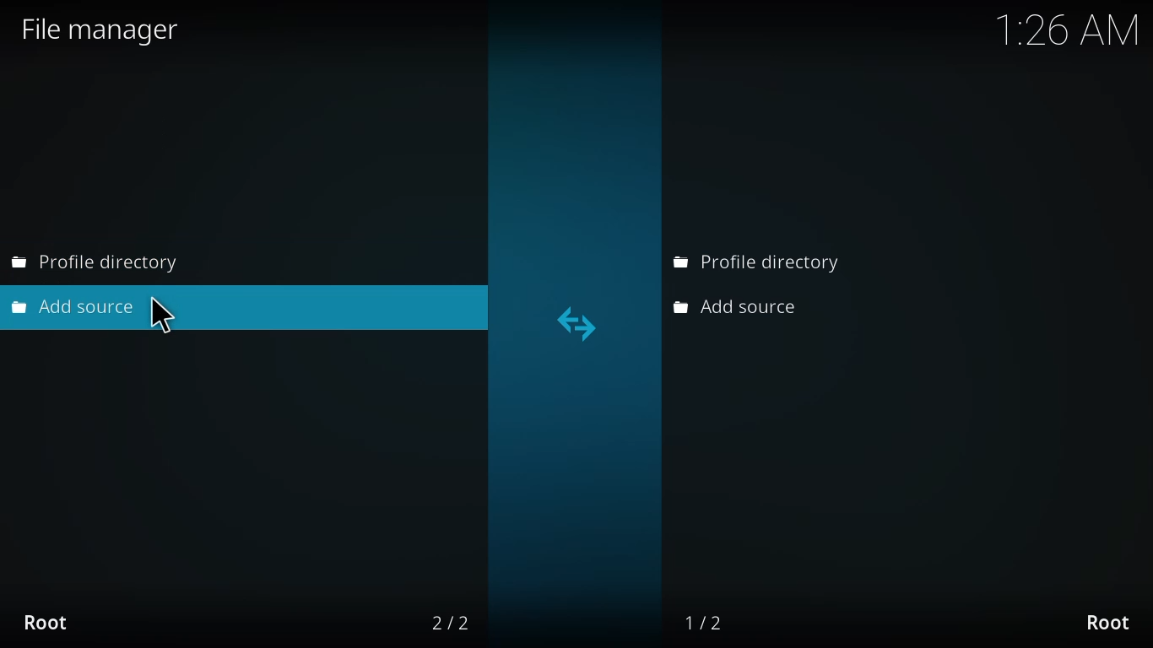 Image resolution: width=1153 pixels, height=648 pixels. Describe the element at coordinates (576, 321) in the screenshot. I see `<>` at that location.